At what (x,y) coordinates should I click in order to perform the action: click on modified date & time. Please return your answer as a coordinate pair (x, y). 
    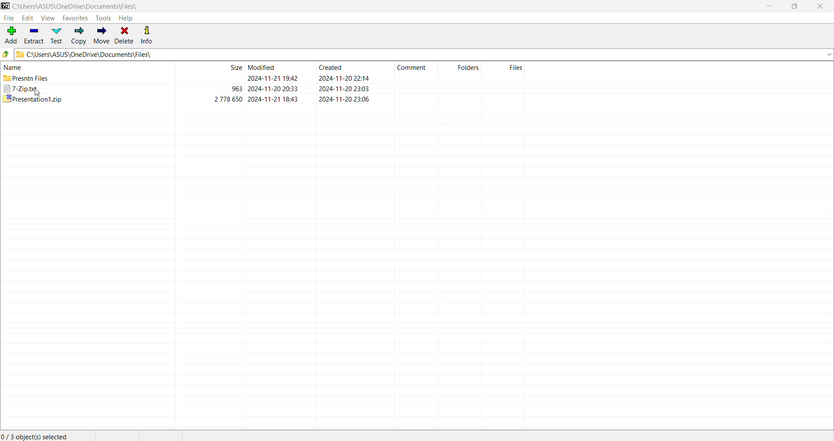
    Looking at the image, I should click on (273, 78).